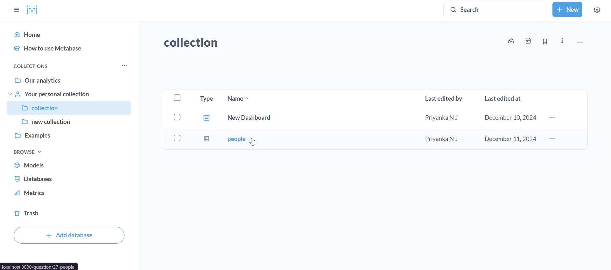 This screenshot has width=611, height=270. Describe the element at coordinates (253, 141) in the screenshot. I see `CUrsor` at that location.